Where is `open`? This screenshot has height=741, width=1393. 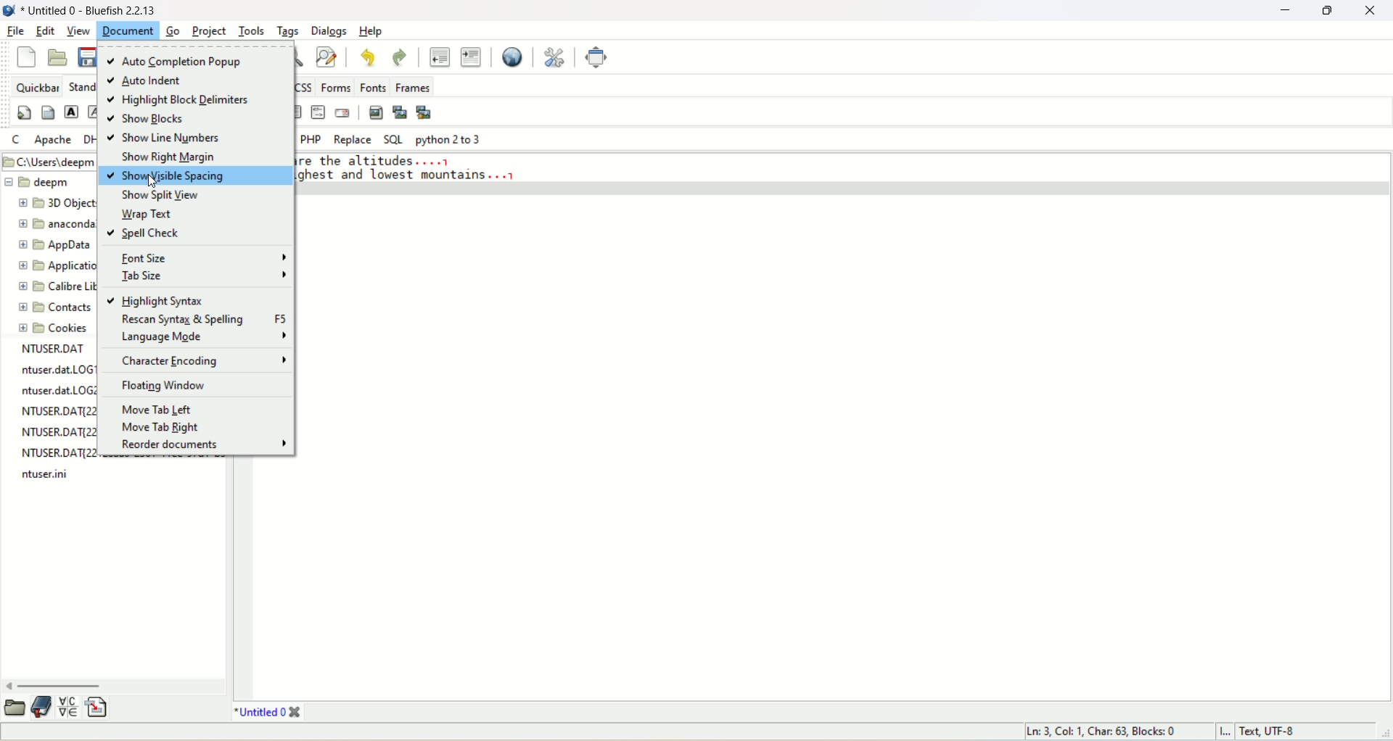
open is located at coordinates (59, 58).